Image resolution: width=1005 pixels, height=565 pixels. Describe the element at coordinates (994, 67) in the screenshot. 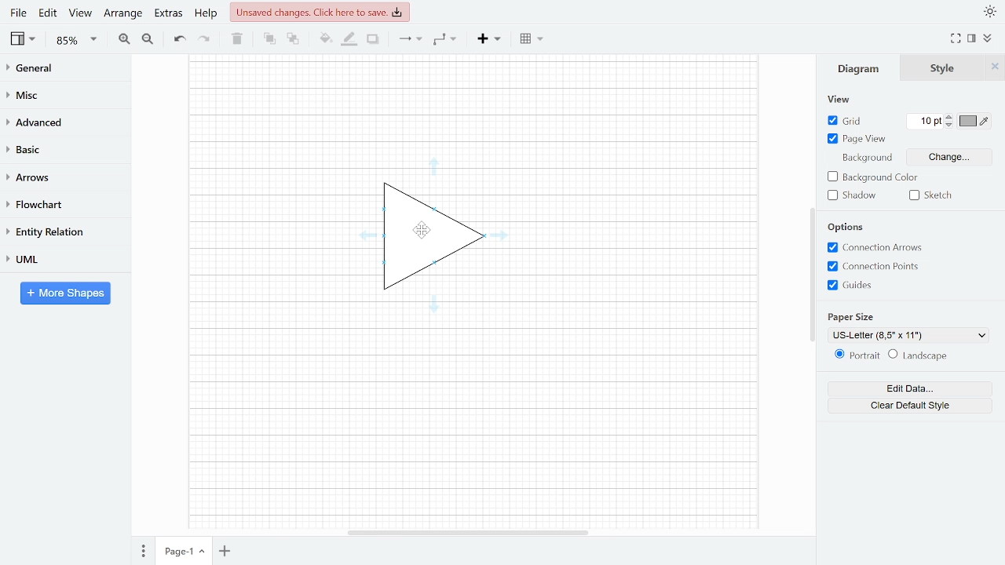

I see `CLose` at that location.